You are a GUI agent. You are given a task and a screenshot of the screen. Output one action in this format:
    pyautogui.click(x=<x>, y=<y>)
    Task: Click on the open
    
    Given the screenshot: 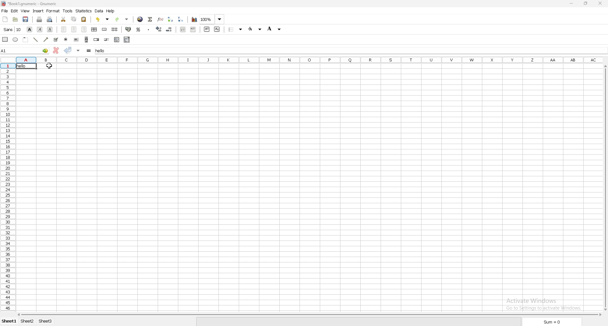 What is the action you would take?
    pyautogui.click(x=15, y=20)
    